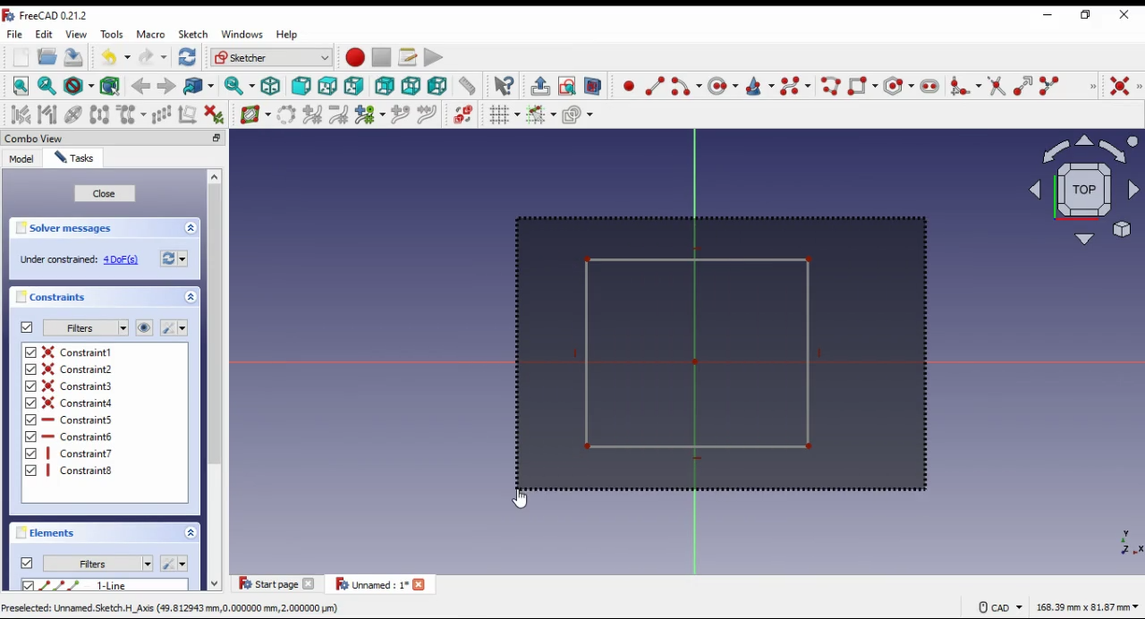 Image resolution: width=1145 pixels, height=619 pixels. Describe the element at coordinates (468, 85) in the screenshot. I see `measure distance` at that location.